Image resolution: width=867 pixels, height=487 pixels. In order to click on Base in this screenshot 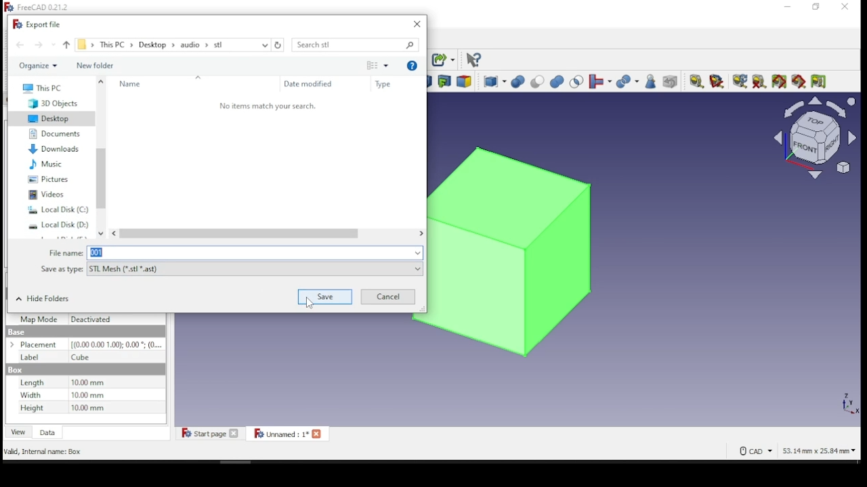, I will do `click(15, 371)`.